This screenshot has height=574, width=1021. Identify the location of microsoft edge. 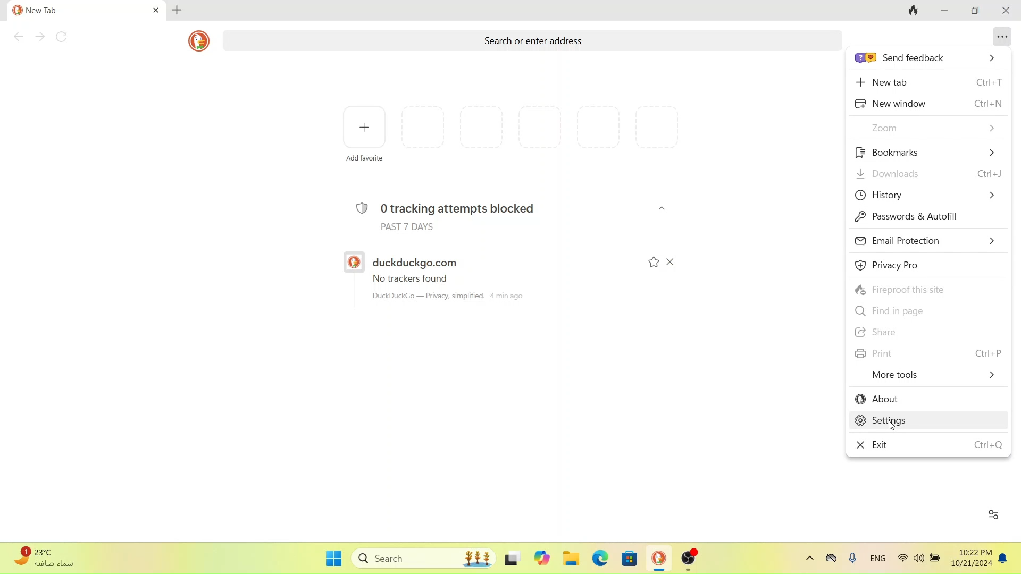
(600, 559).